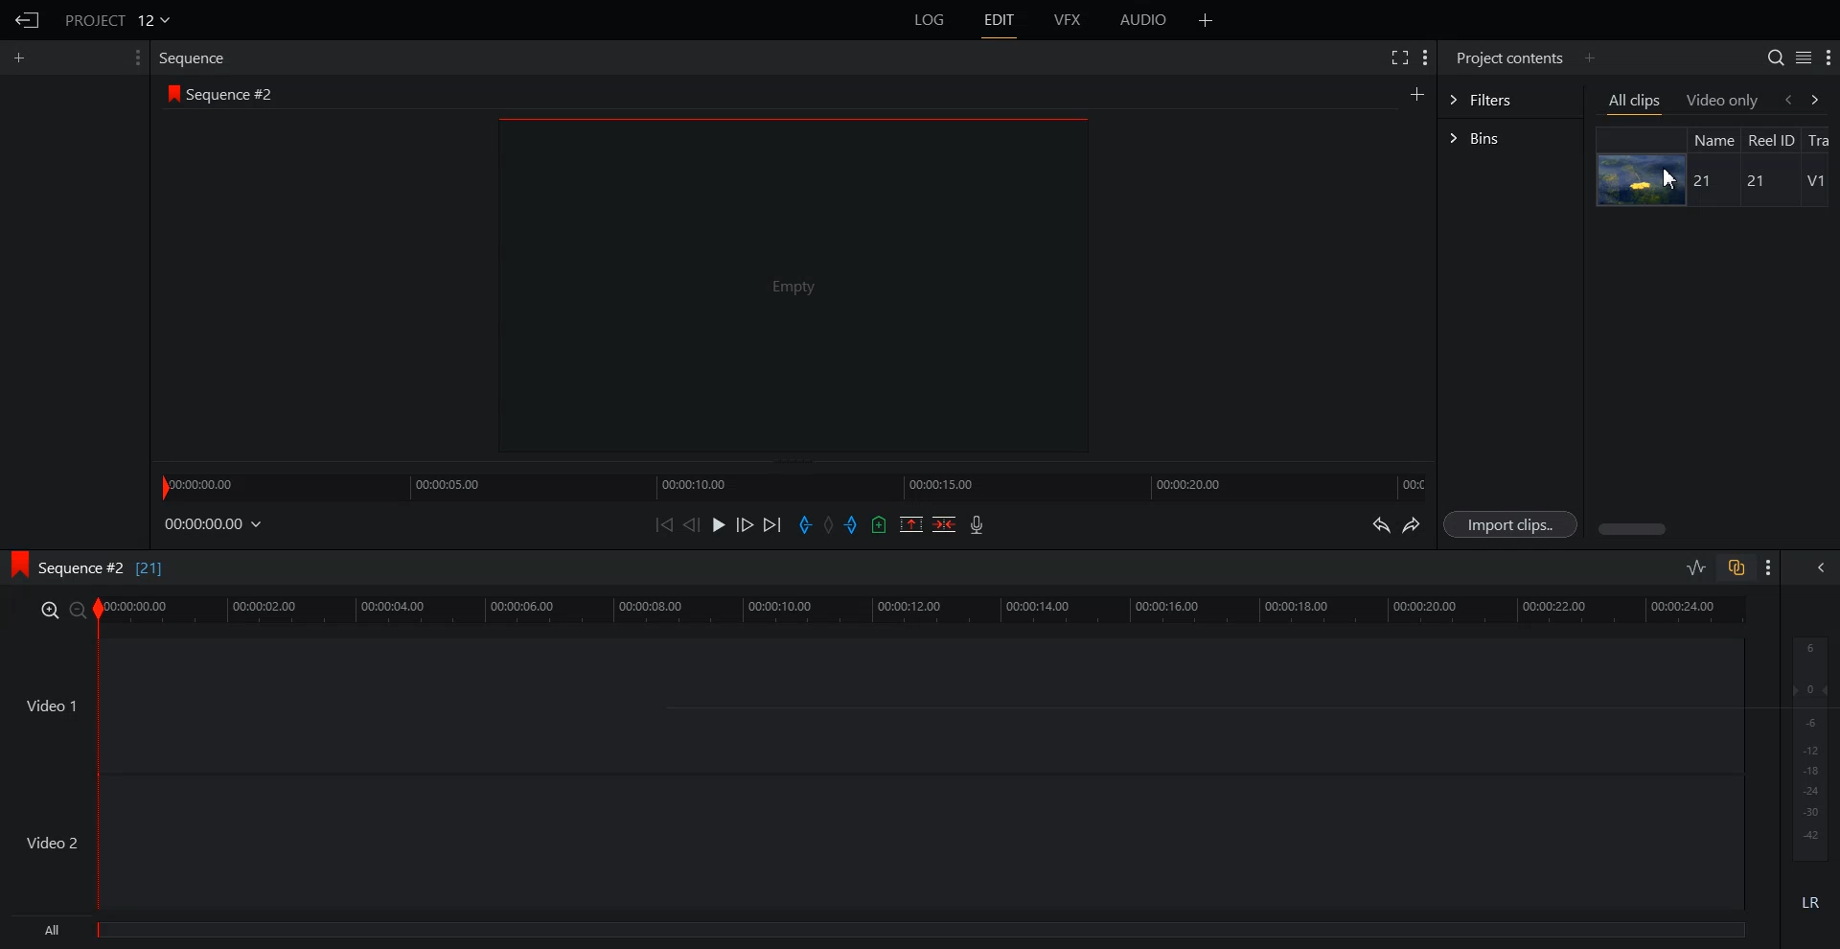  Describe the element at coordinates (1828, 58) in the screenshot. I see `Show Setting Menu` at that location.